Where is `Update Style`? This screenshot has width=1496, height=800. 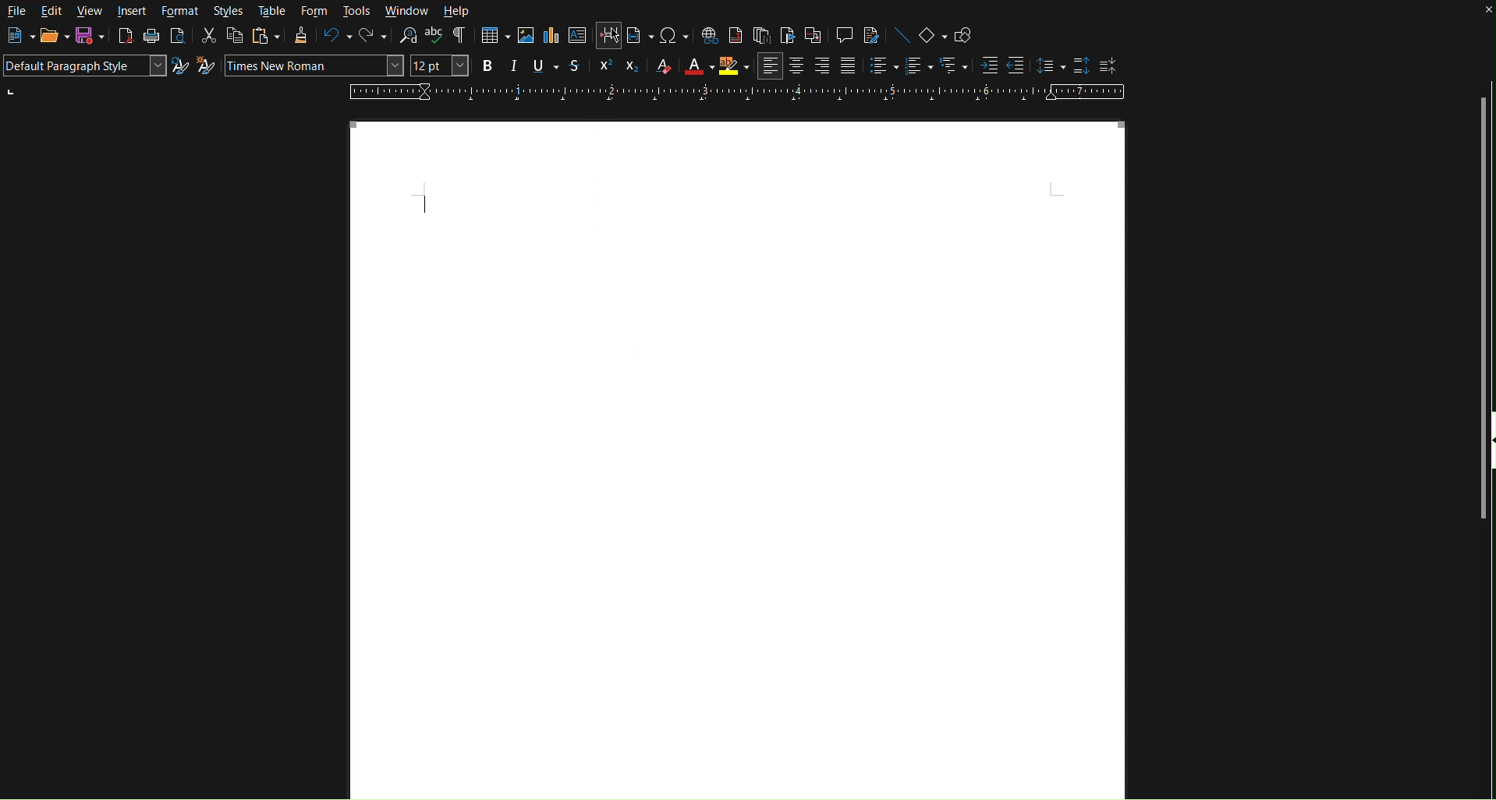 Update Style is located at coordinates (180, 67).